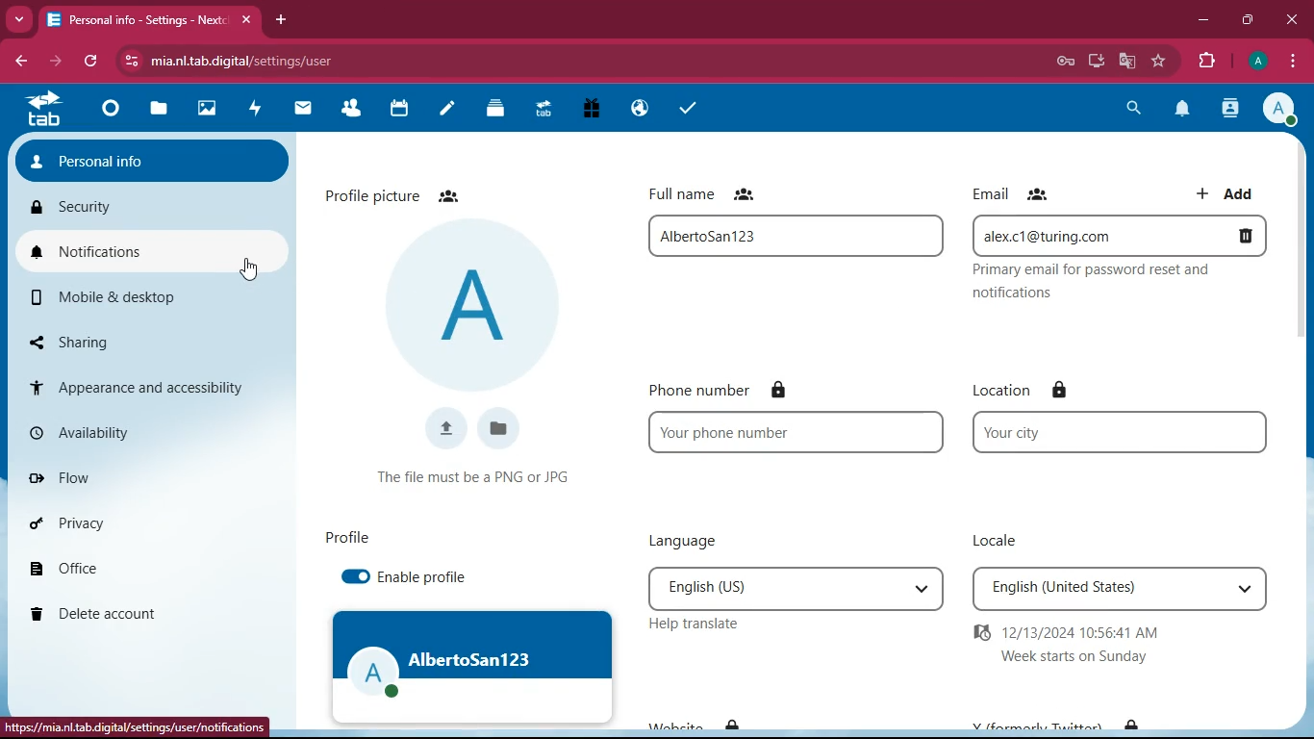 The image size is (1314, 739). What do you see at coordinates (149, 208) in the screenshot?
I see `security` at bounding box center [149, 208].